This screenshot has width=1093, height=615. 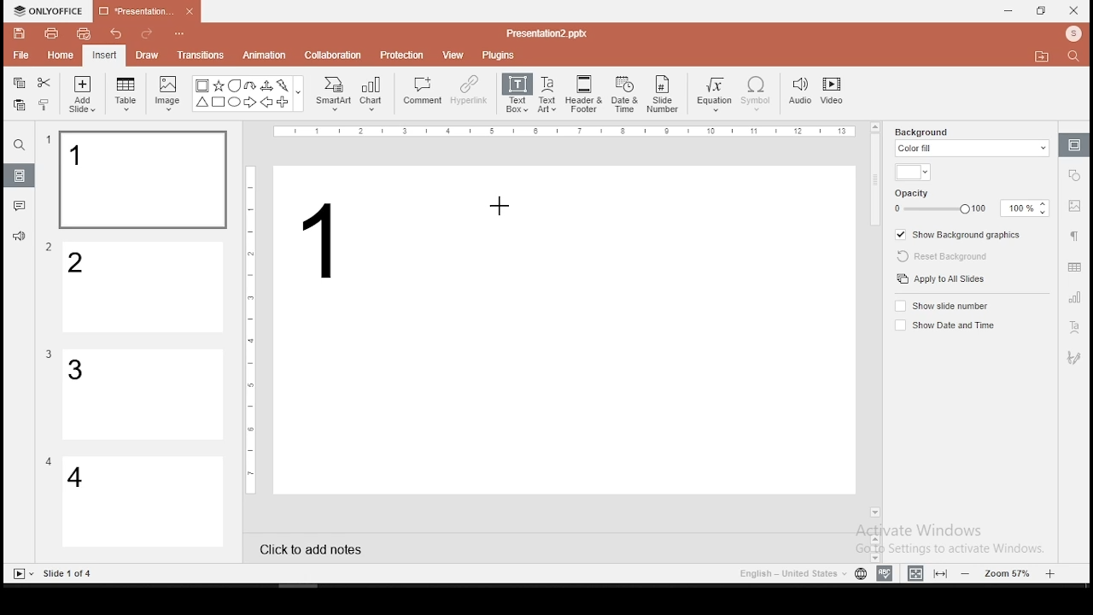 I want to click on shape settings, so click(x=1075, y=173).